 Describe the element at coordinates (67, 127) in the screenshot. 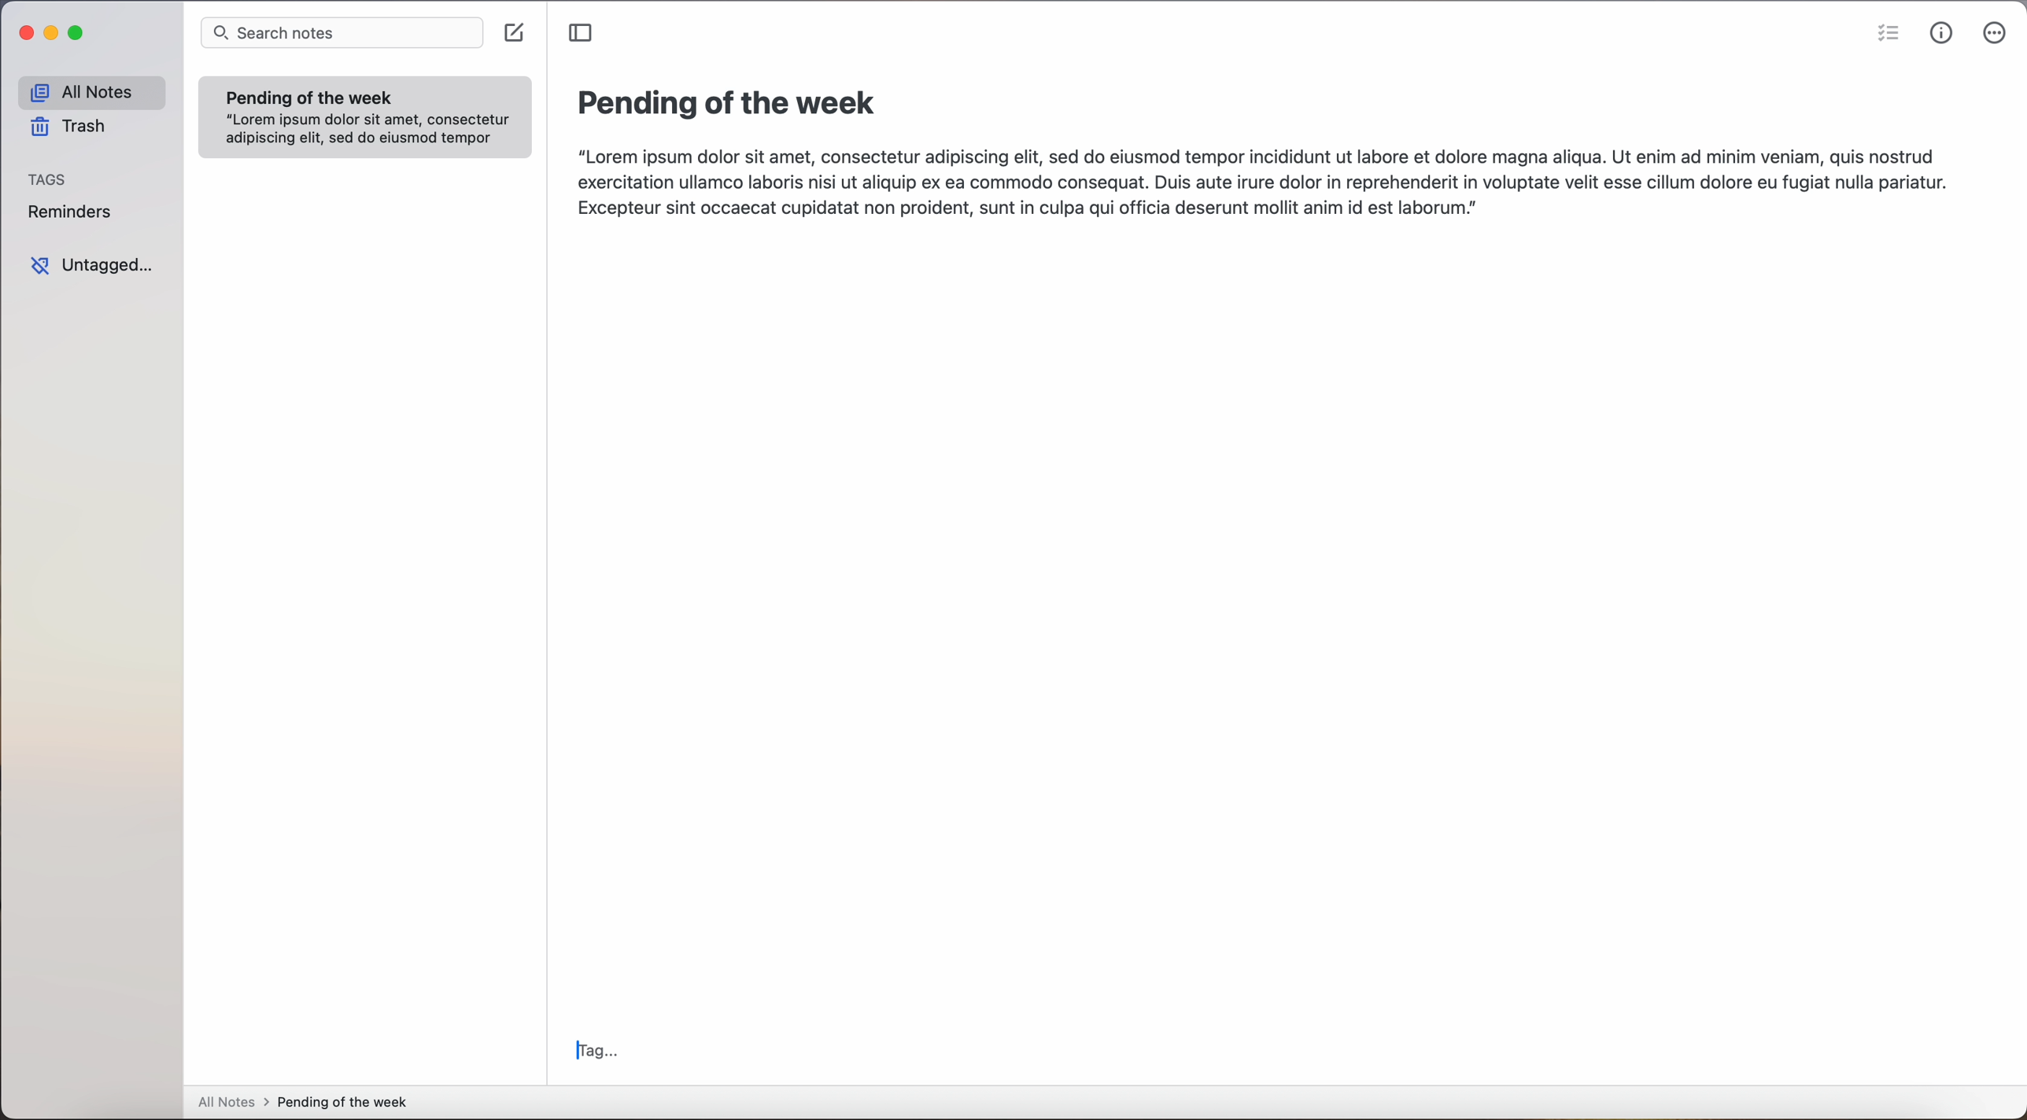

I see `trash` at that location.